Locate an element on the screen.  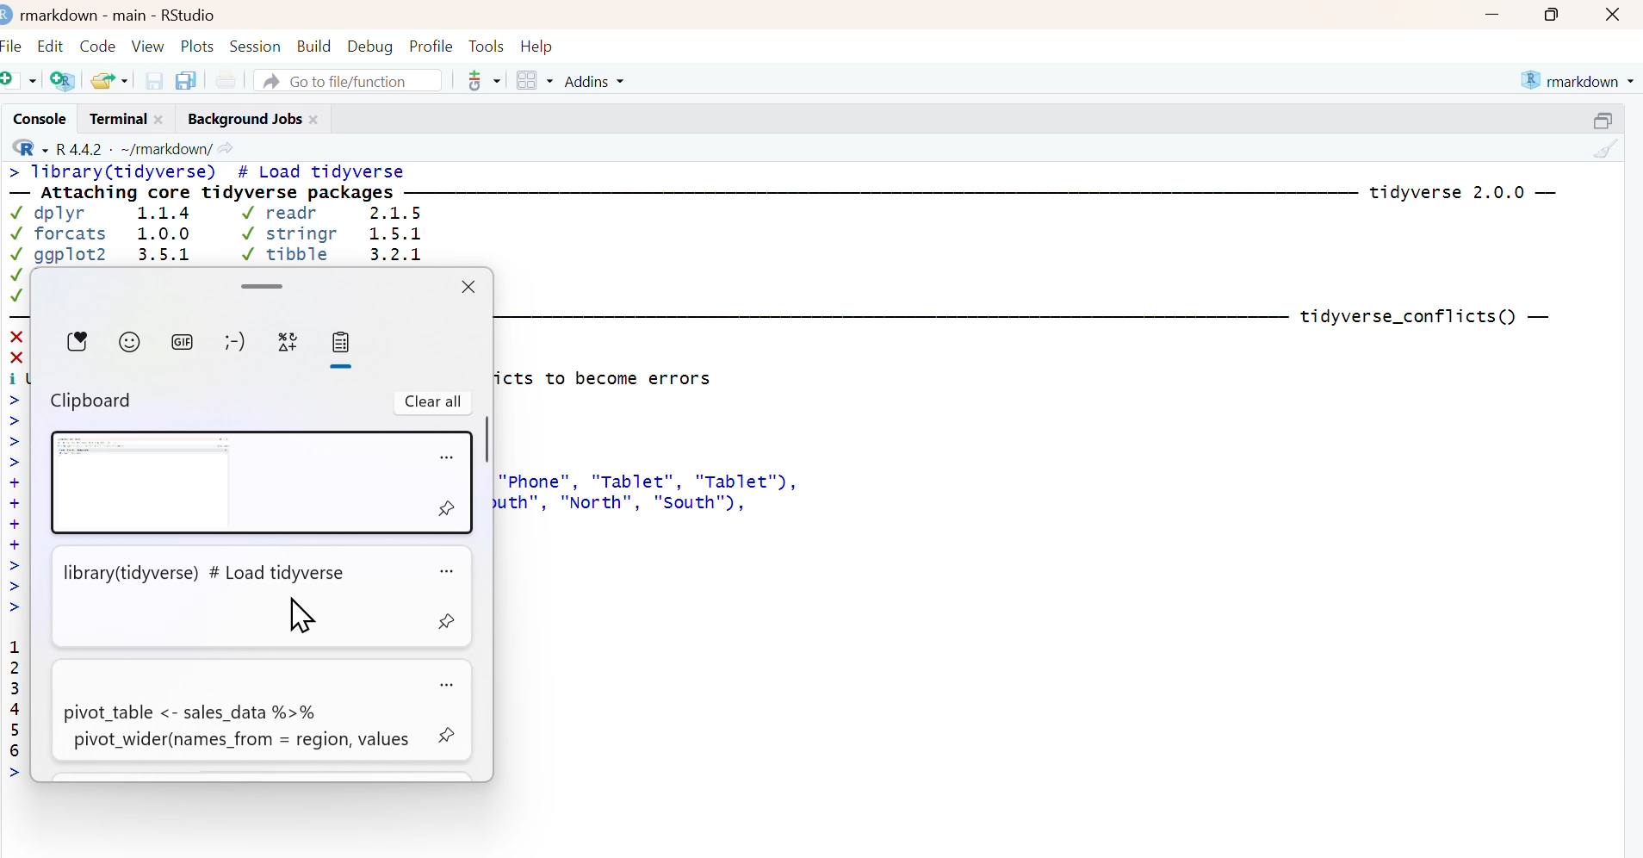
emojis is located at coordinates (132, 347).